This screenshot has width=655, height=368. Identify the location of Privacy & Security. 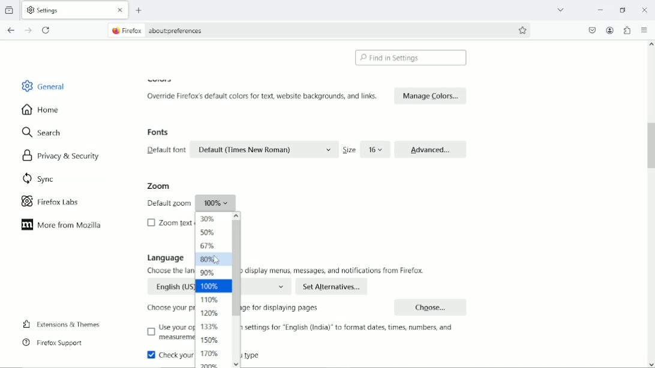
(60, 156).